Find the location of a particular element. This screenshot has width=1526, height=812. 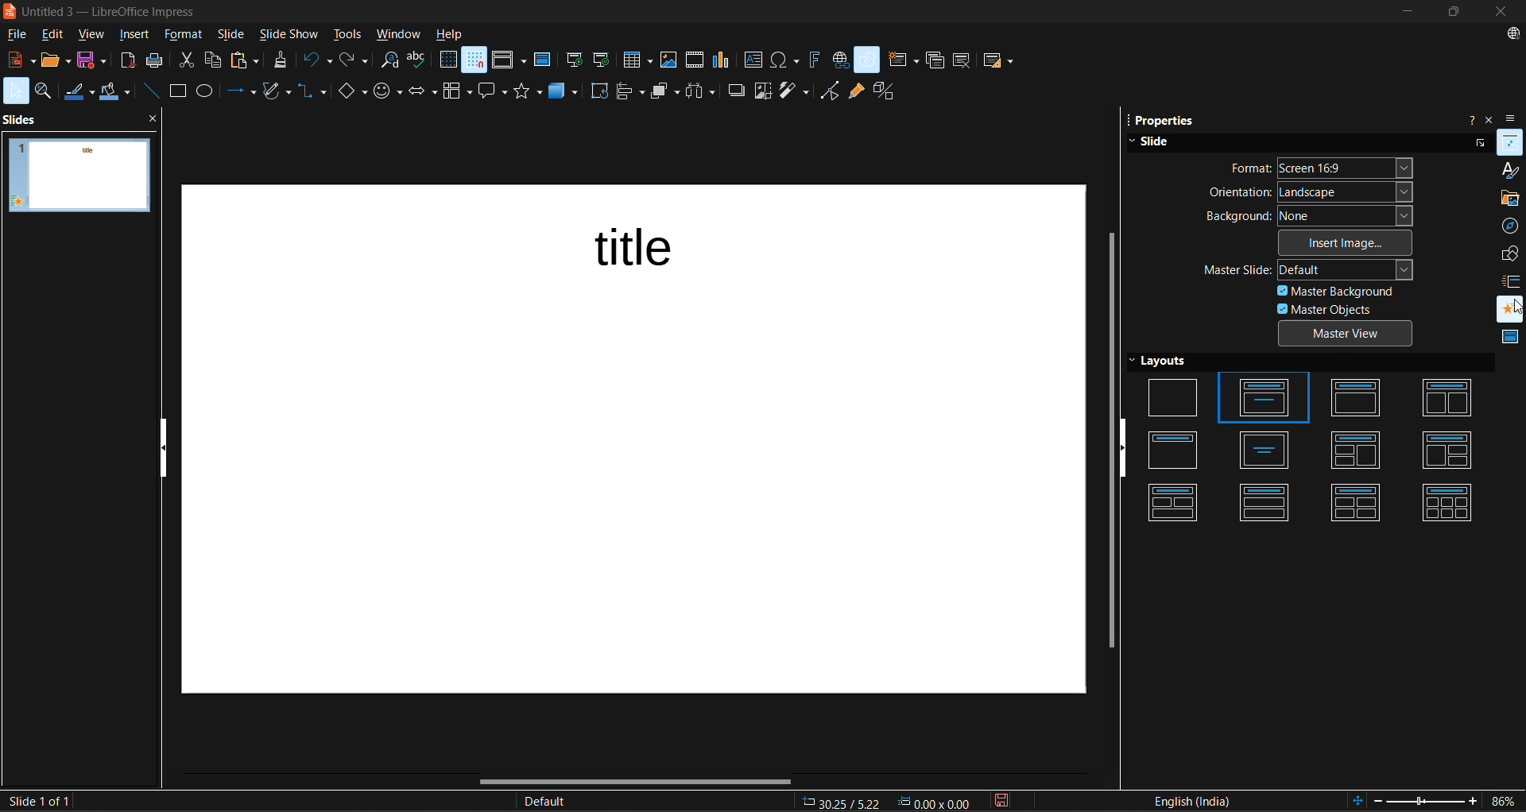

app name and file name is located at coordinates (110, 12).